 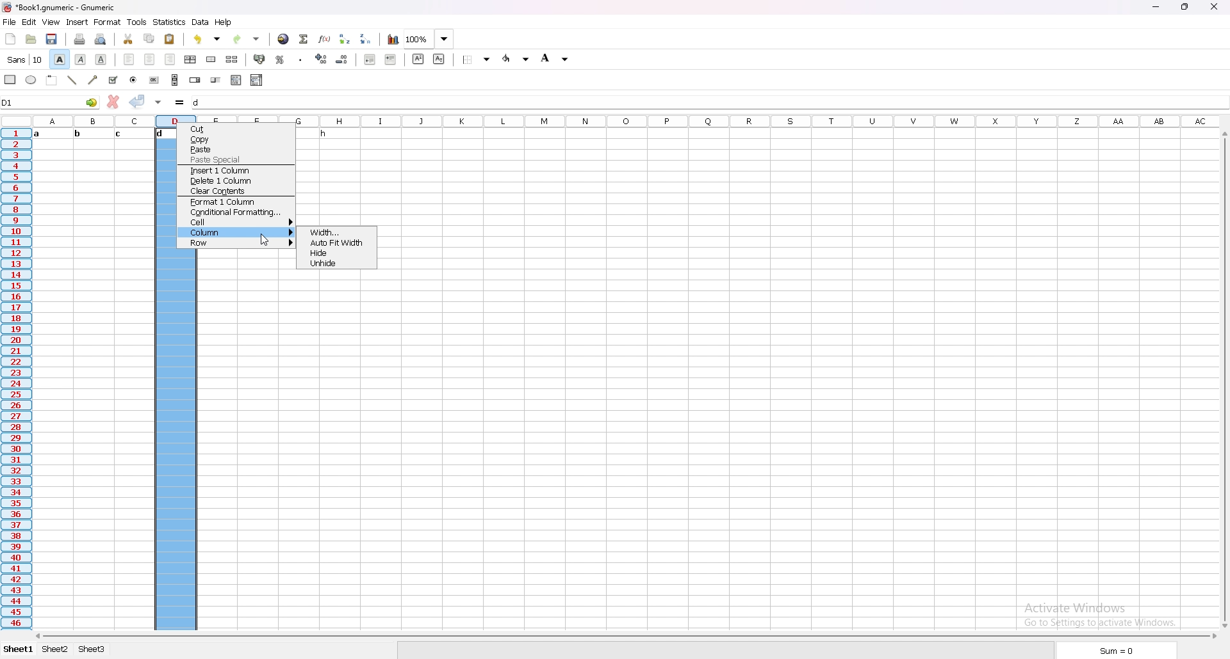 What do you see at coordinates (1224, 380) in the screenshot?
I see `scroll bar` at bounding box center [1224, 380].